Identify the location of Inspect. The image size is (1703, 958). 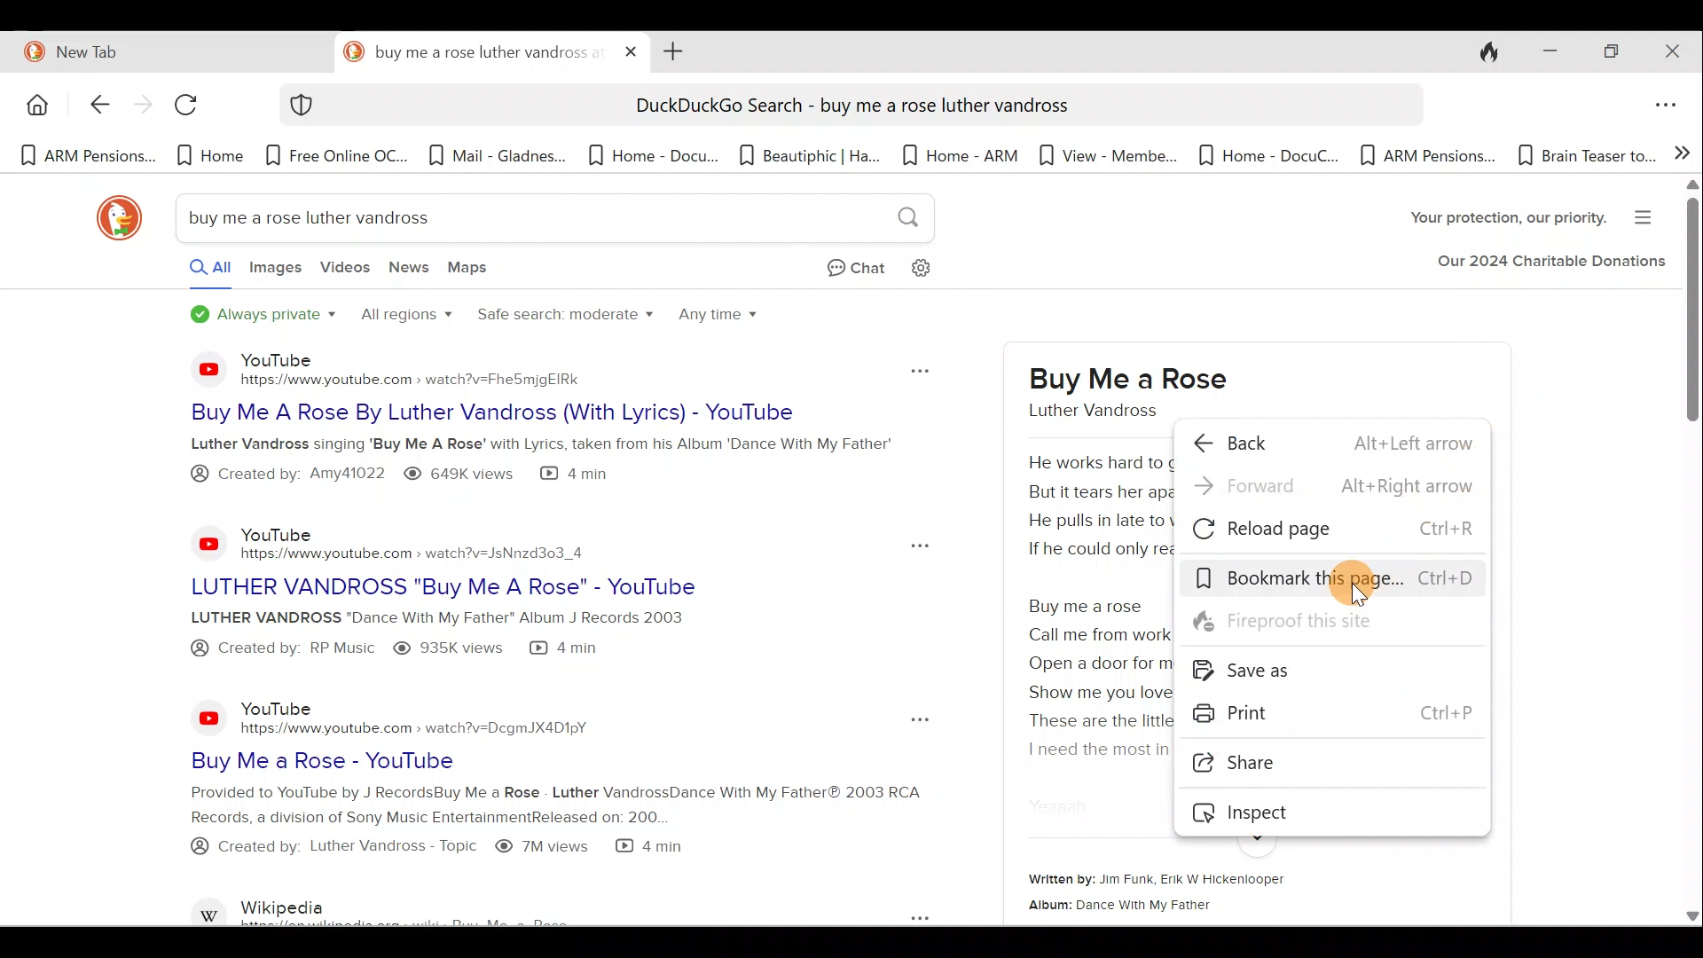
(1329, 811).